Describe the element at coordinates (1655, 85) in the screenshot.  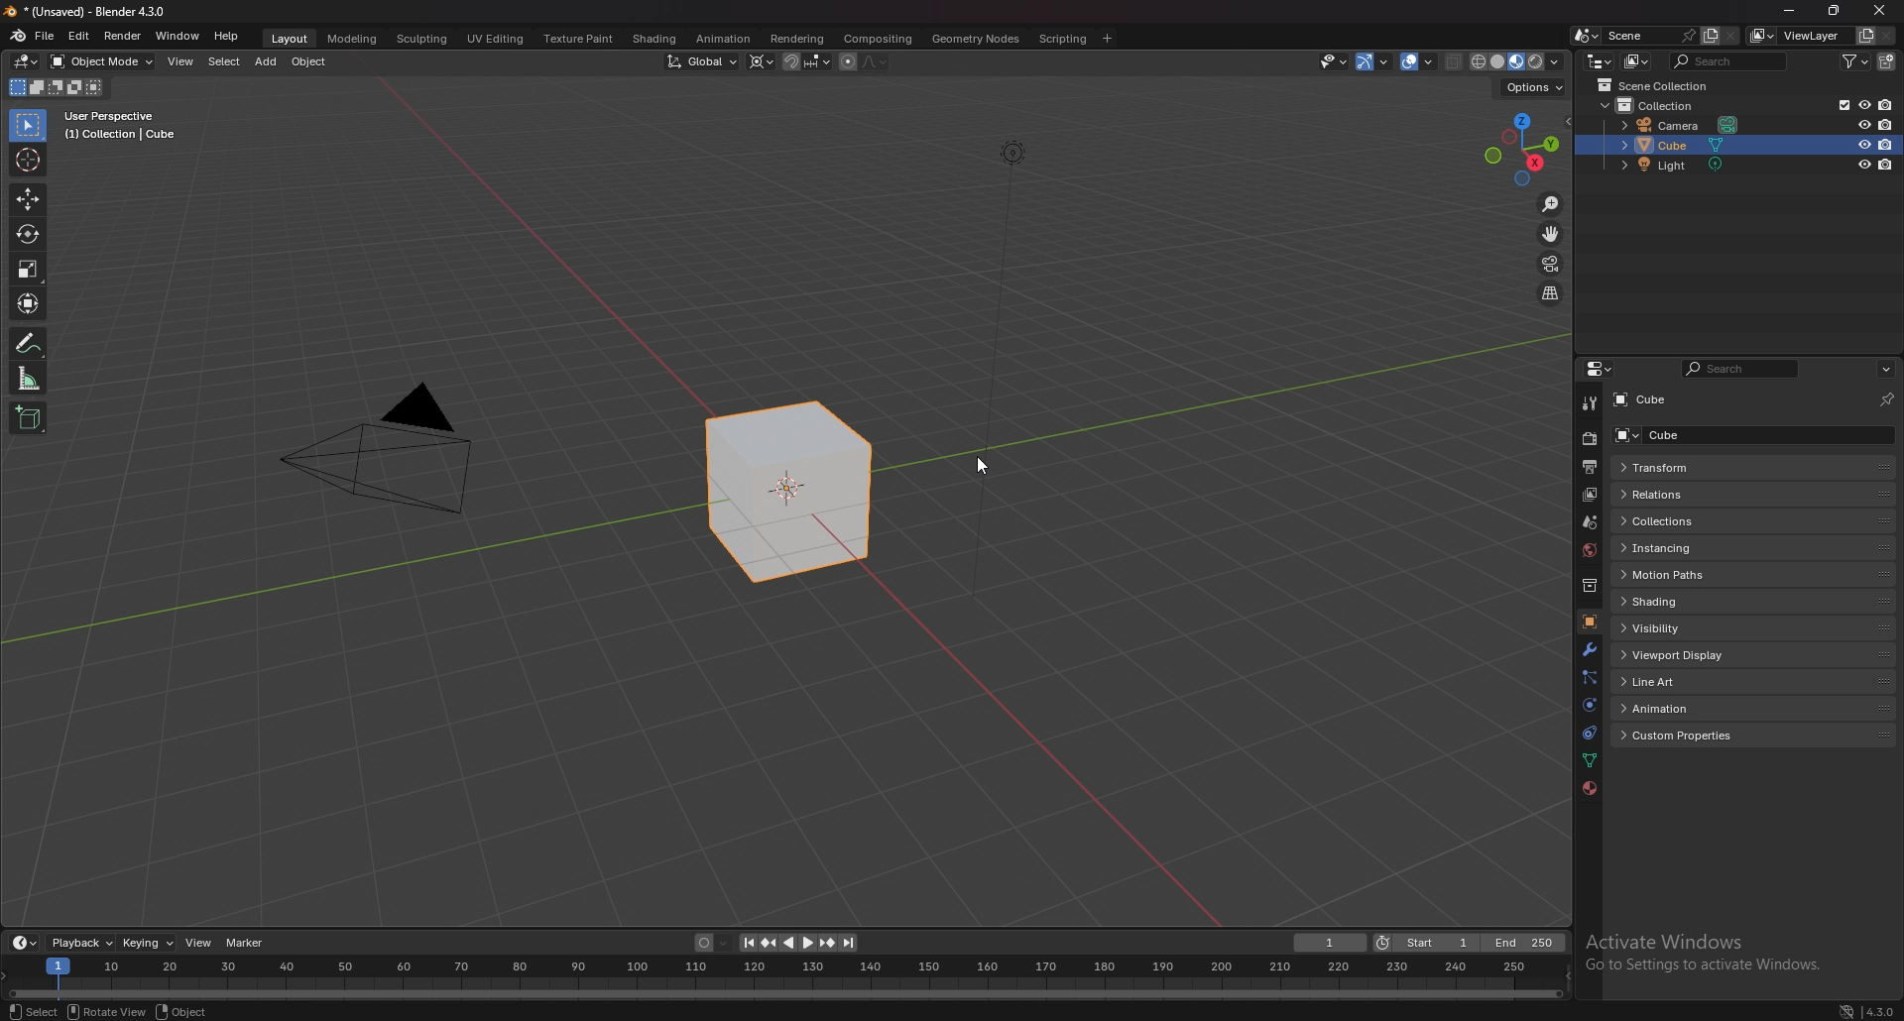
I see `scene collection` at that location.